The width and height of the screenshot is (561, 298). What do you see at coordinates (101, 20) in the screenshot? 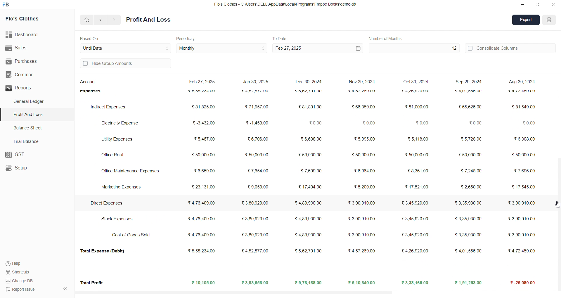
I see `navigate backward` at bounding box center [101, 20].